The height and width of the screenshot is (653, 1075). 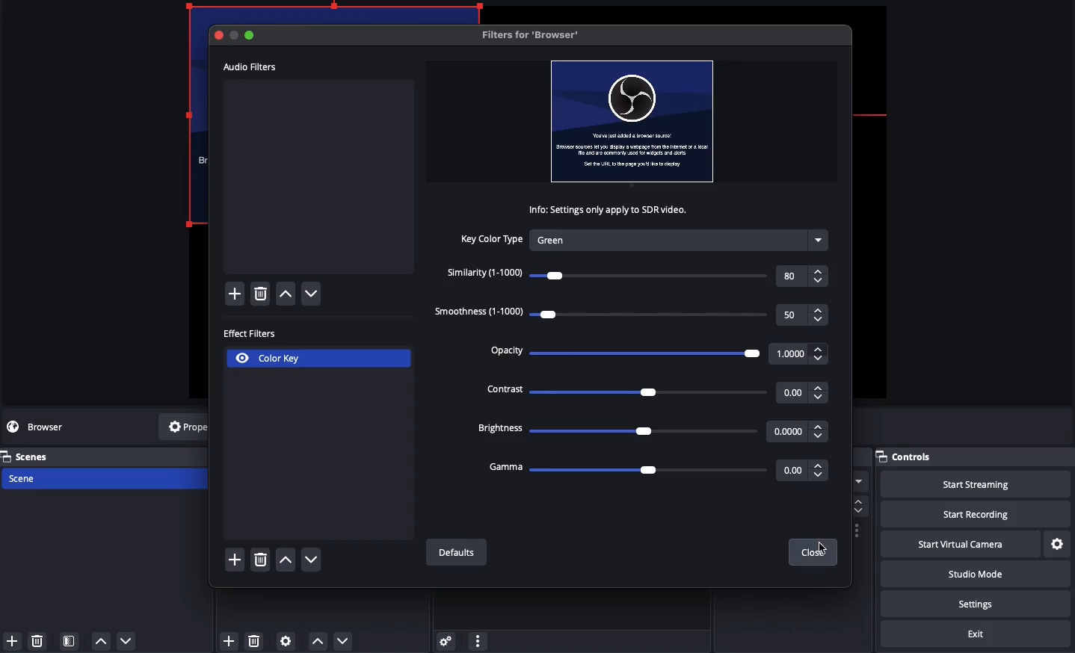 I want to click on Move up, so click(x=317, y=643).